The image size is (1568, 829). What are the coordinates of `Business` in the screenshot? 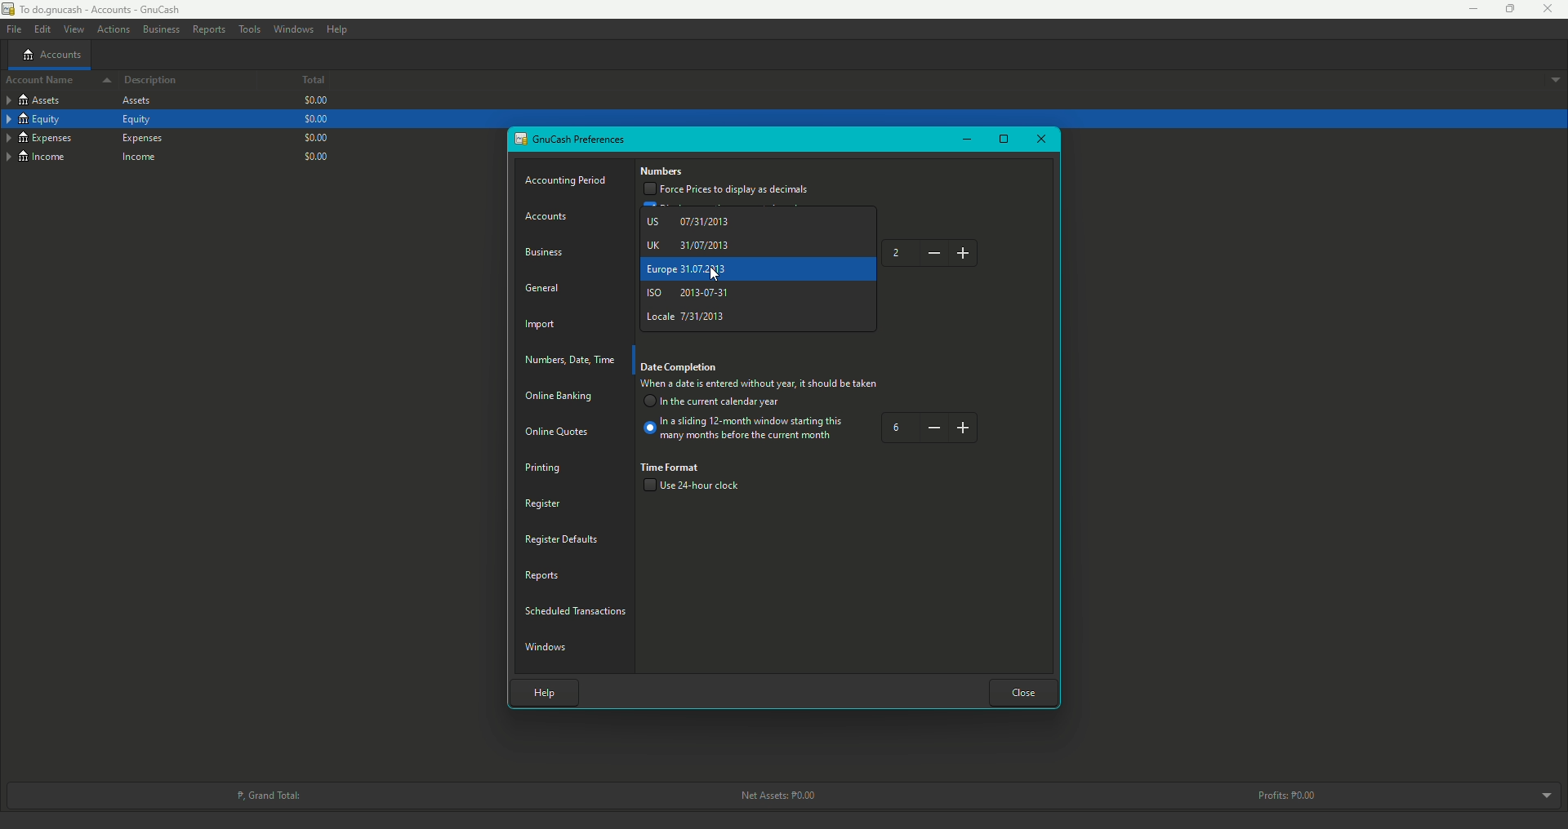 It's located at (160, 28).